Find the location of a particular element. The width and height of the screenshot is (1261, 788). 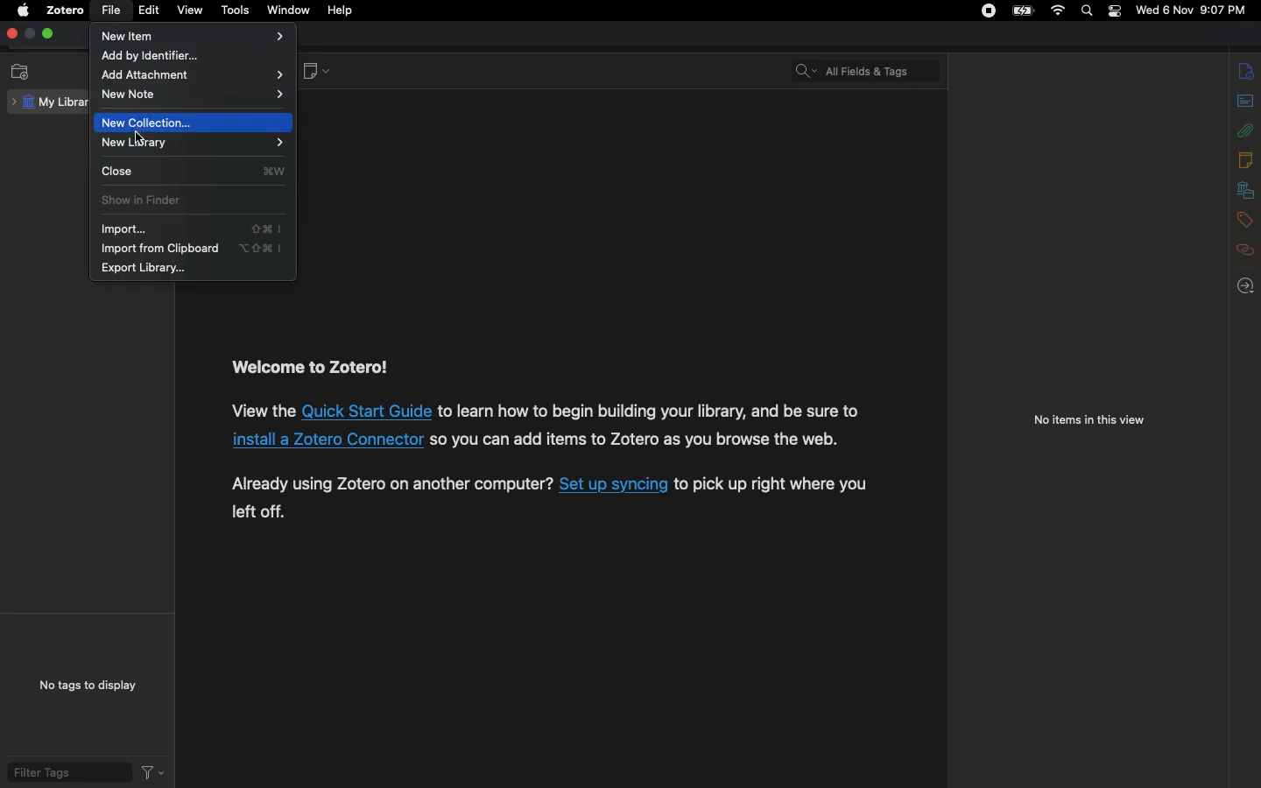

Already using Zotero on another computer? is located at coordinates (392, 483).